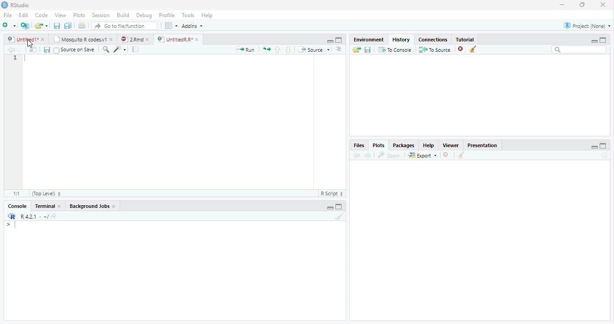  Describe the element at coordinates (389, 155) in the screenshot. I see `Zoom` at that location.